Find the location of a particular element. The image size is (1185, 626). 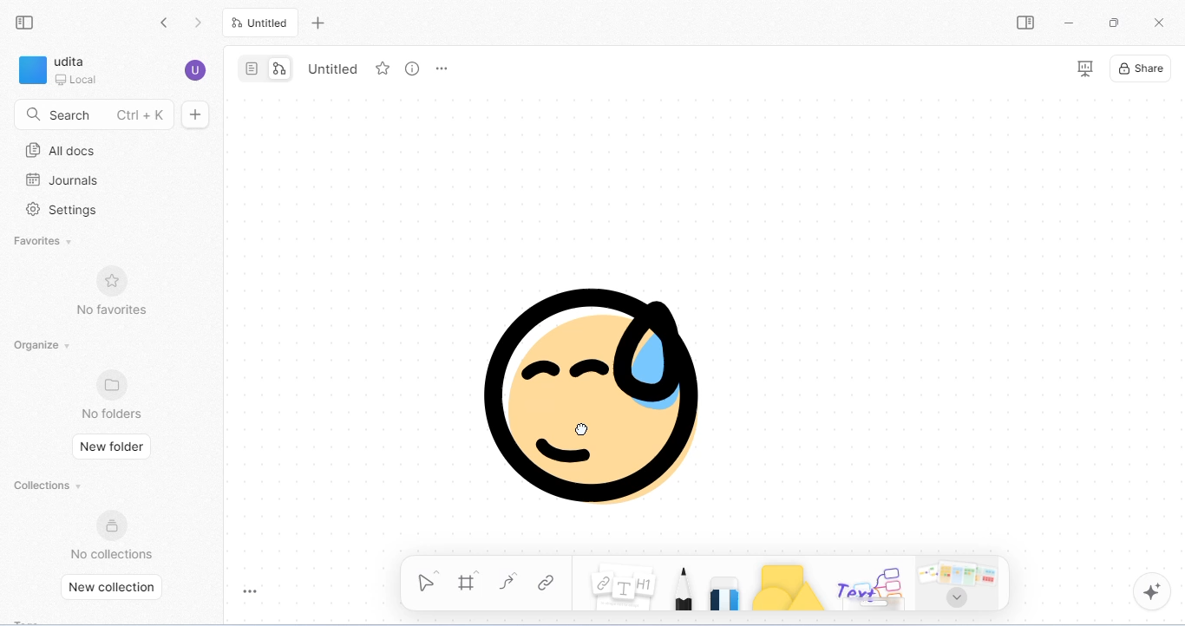

close is located at coordinates (1158, 21).